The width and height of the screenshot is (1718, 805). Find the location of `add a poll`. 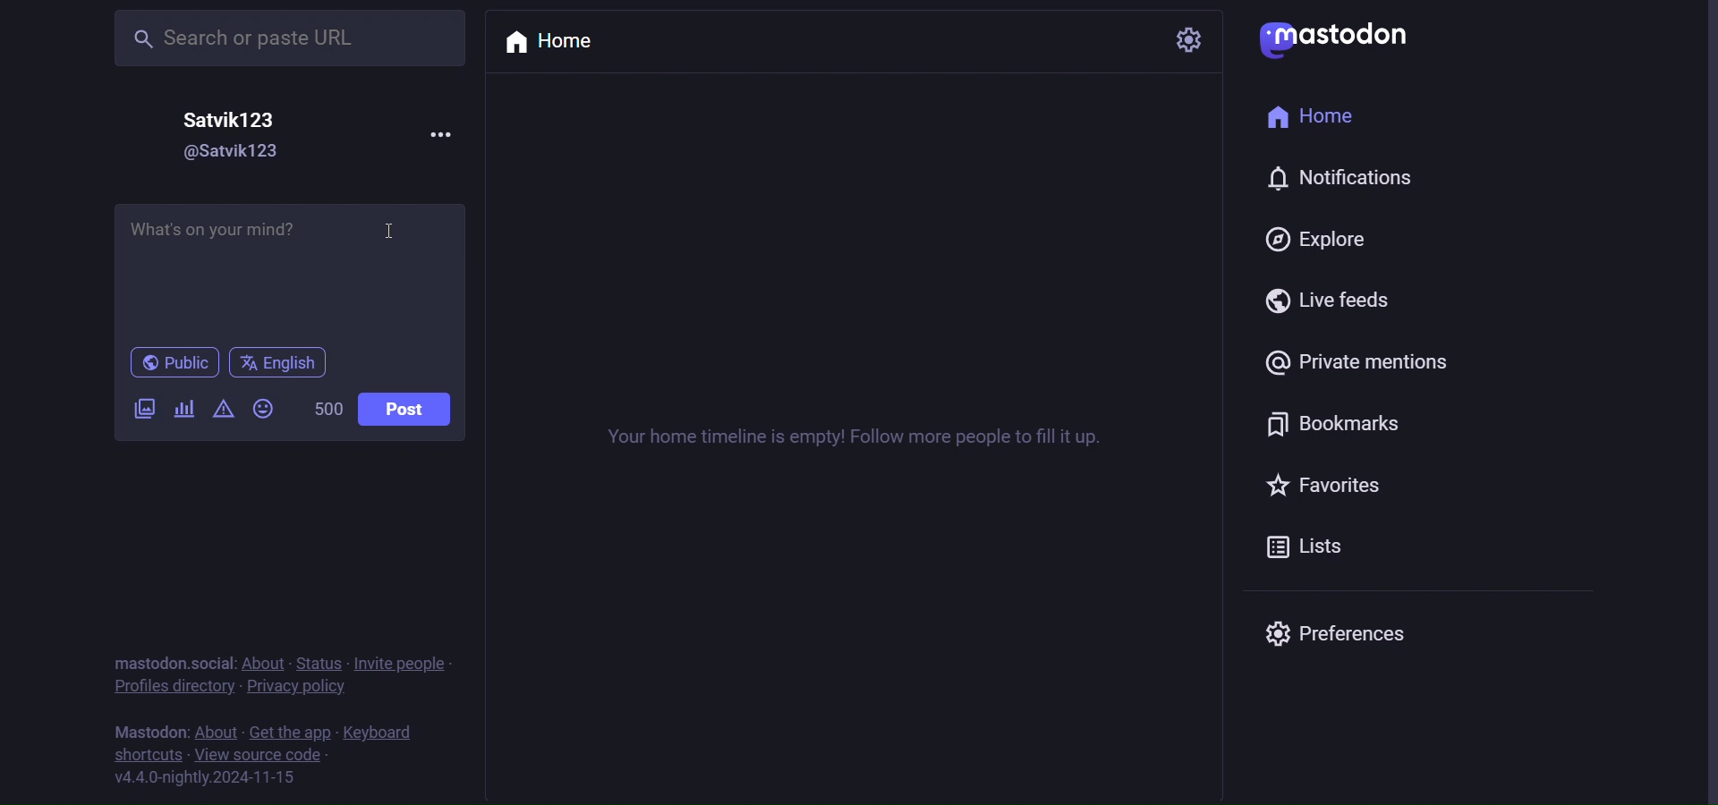

add a poll is located at coordinates (185, 408).